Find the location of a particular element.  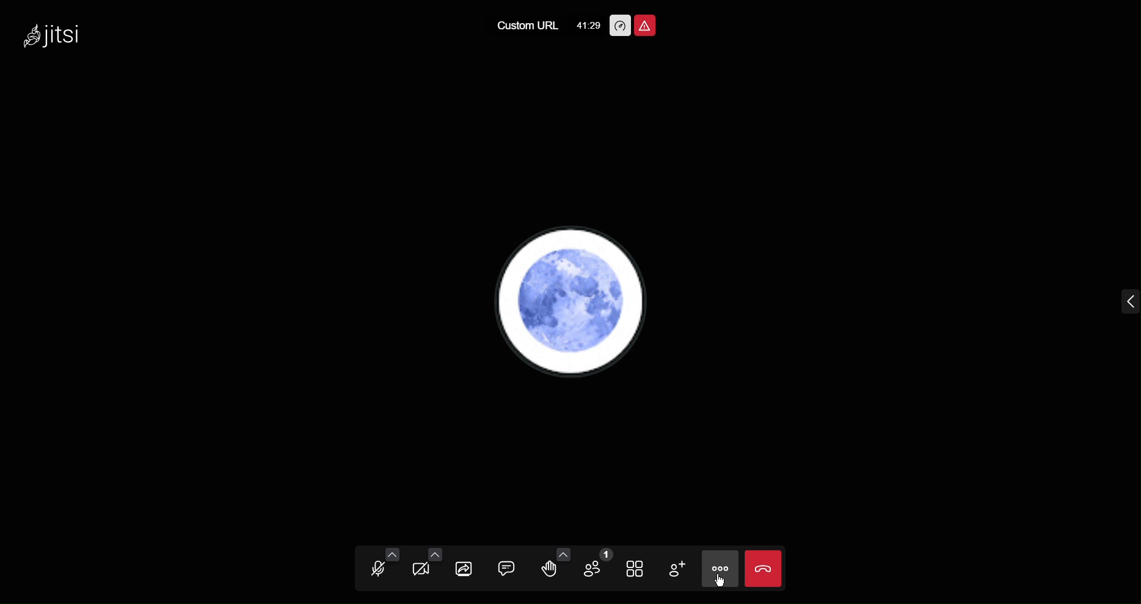

Raise Hand is located at coordinates (552, 566).